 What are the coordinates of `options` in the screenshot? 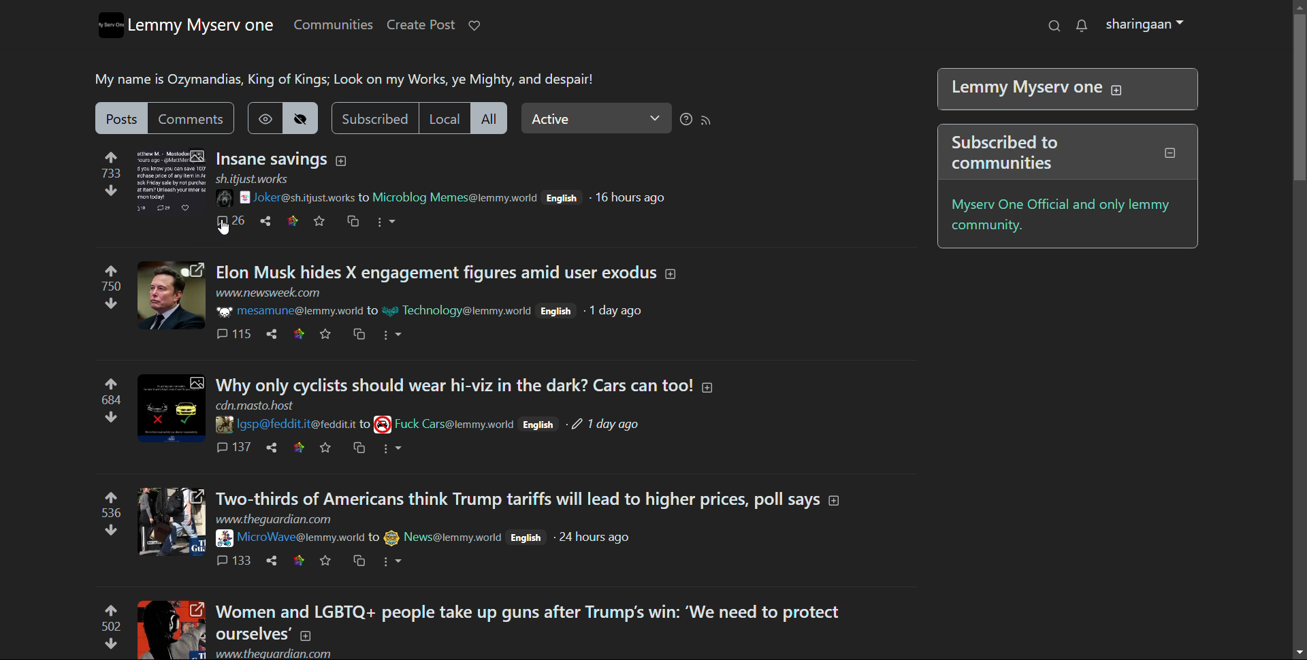 It's located at (393, 448).